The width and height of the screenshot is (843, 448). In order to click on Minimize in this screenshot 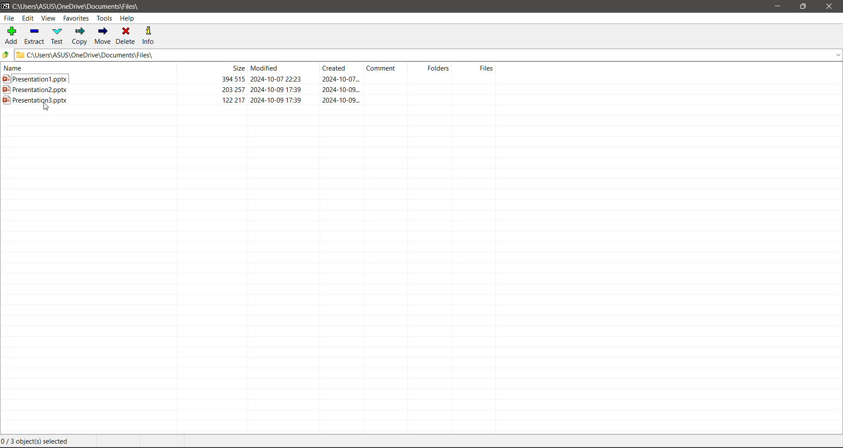, I will do `click(777, 7)`.